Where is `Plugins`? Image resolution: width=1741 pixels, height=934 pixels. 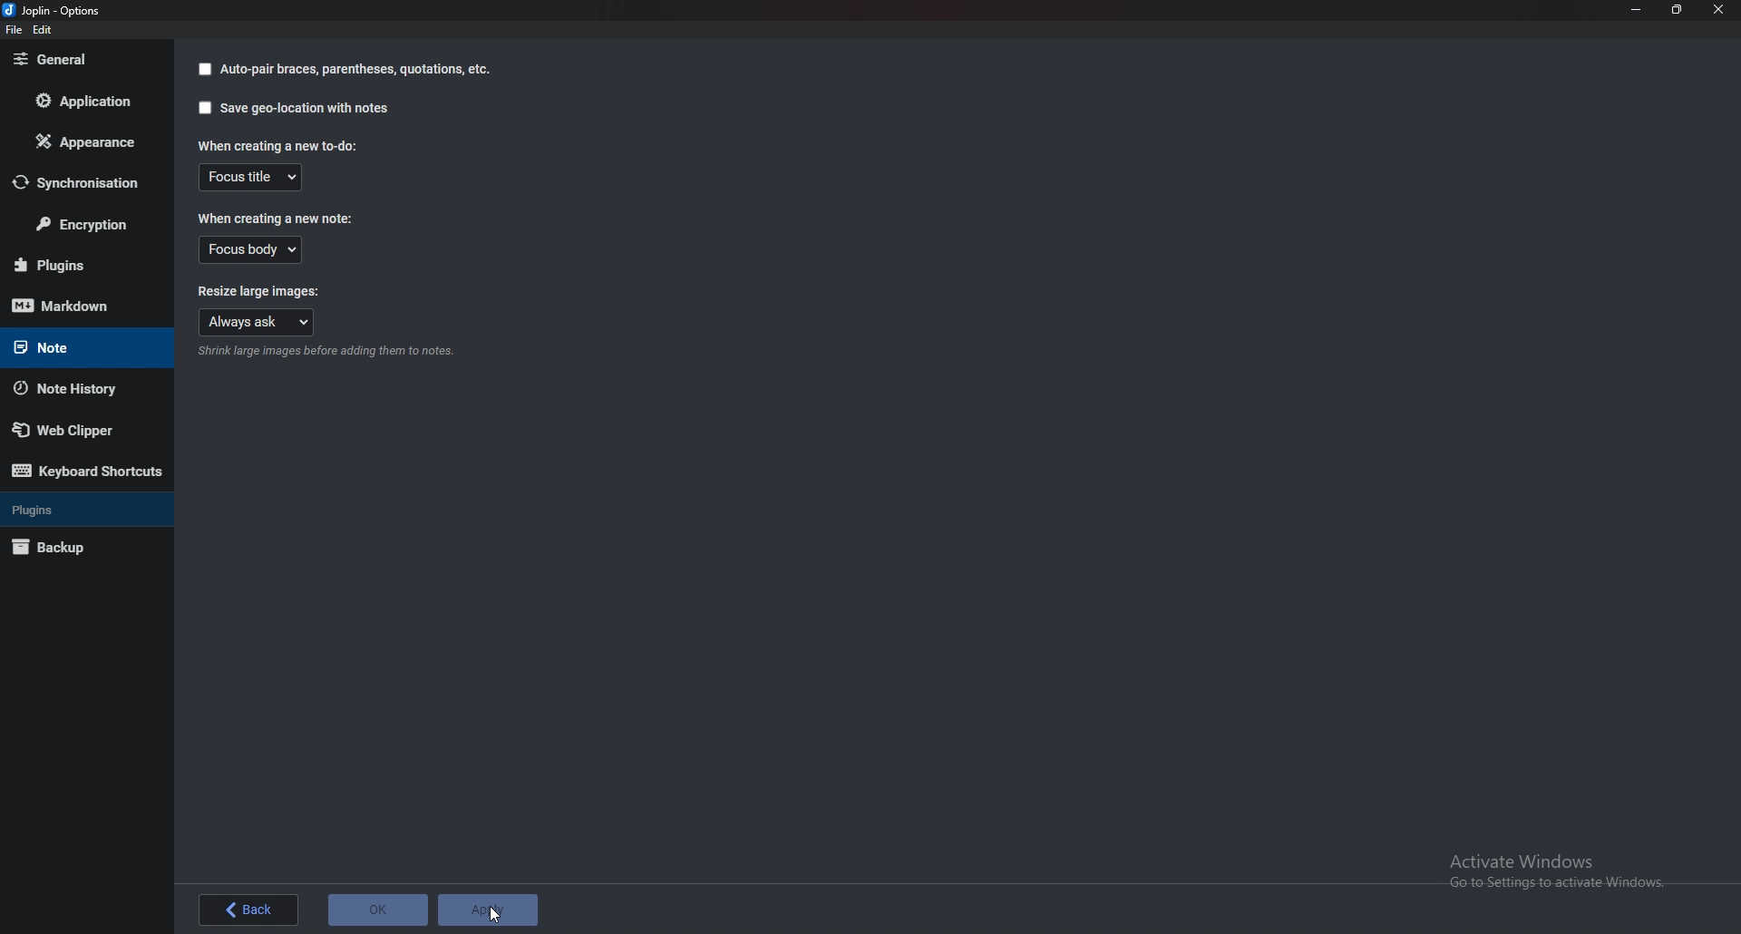 Plugins is located at coordinates (80, 265).